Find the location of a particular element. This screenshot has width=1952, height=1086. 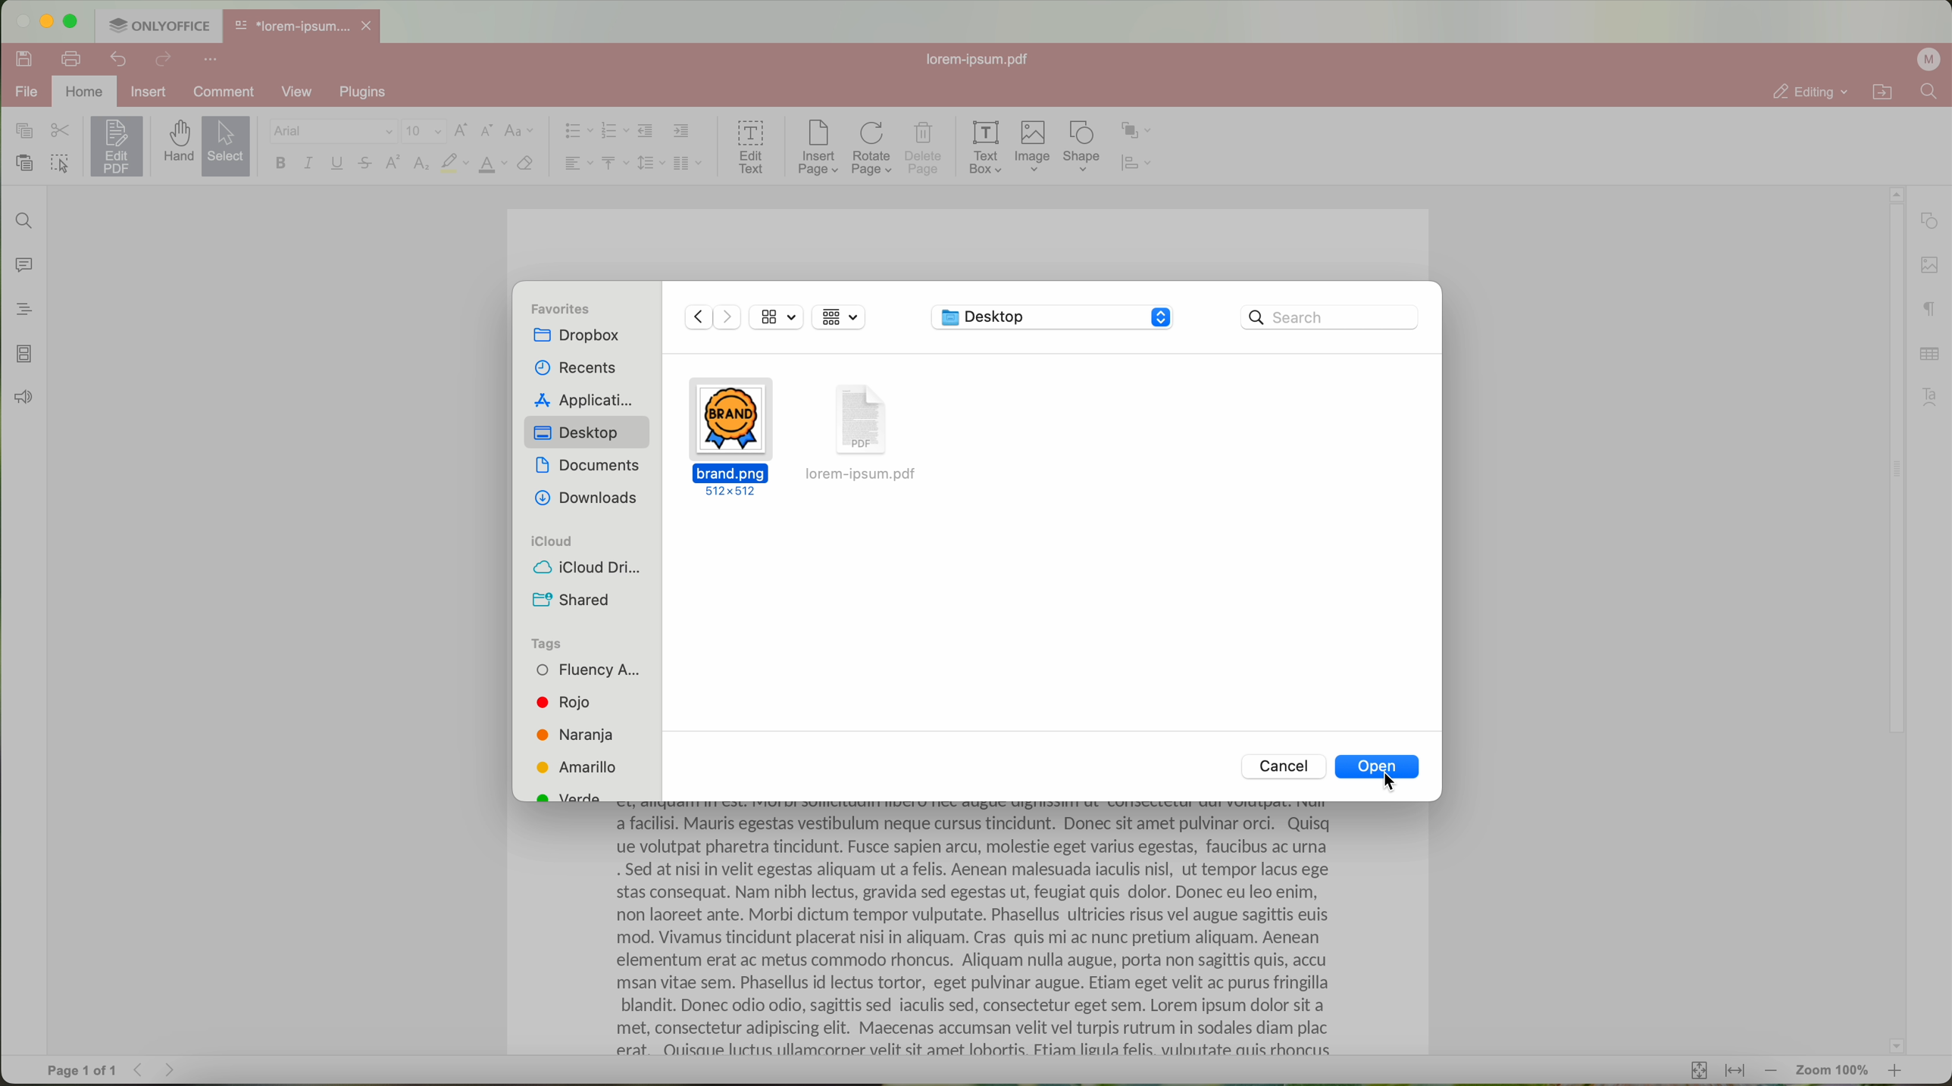

dropbox is located at coordinates (577, 335).